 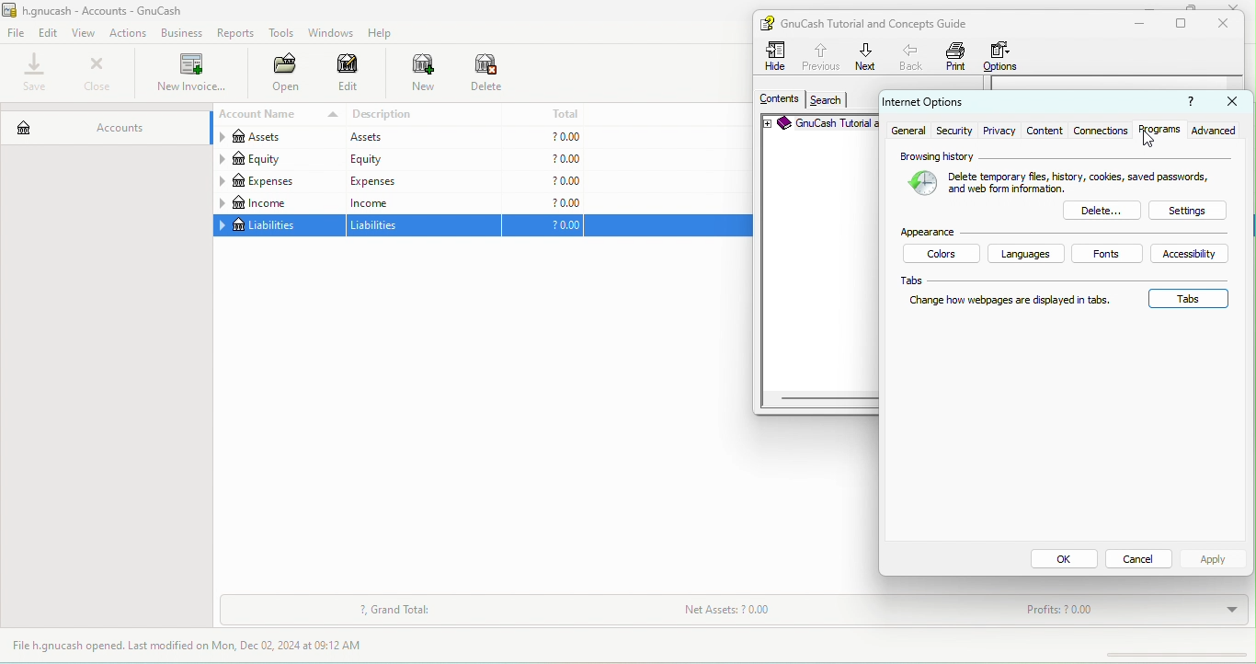 What do you see at coordinates (913, 56) in the screenshot?
I see `back` at bounding box center [913, 56].